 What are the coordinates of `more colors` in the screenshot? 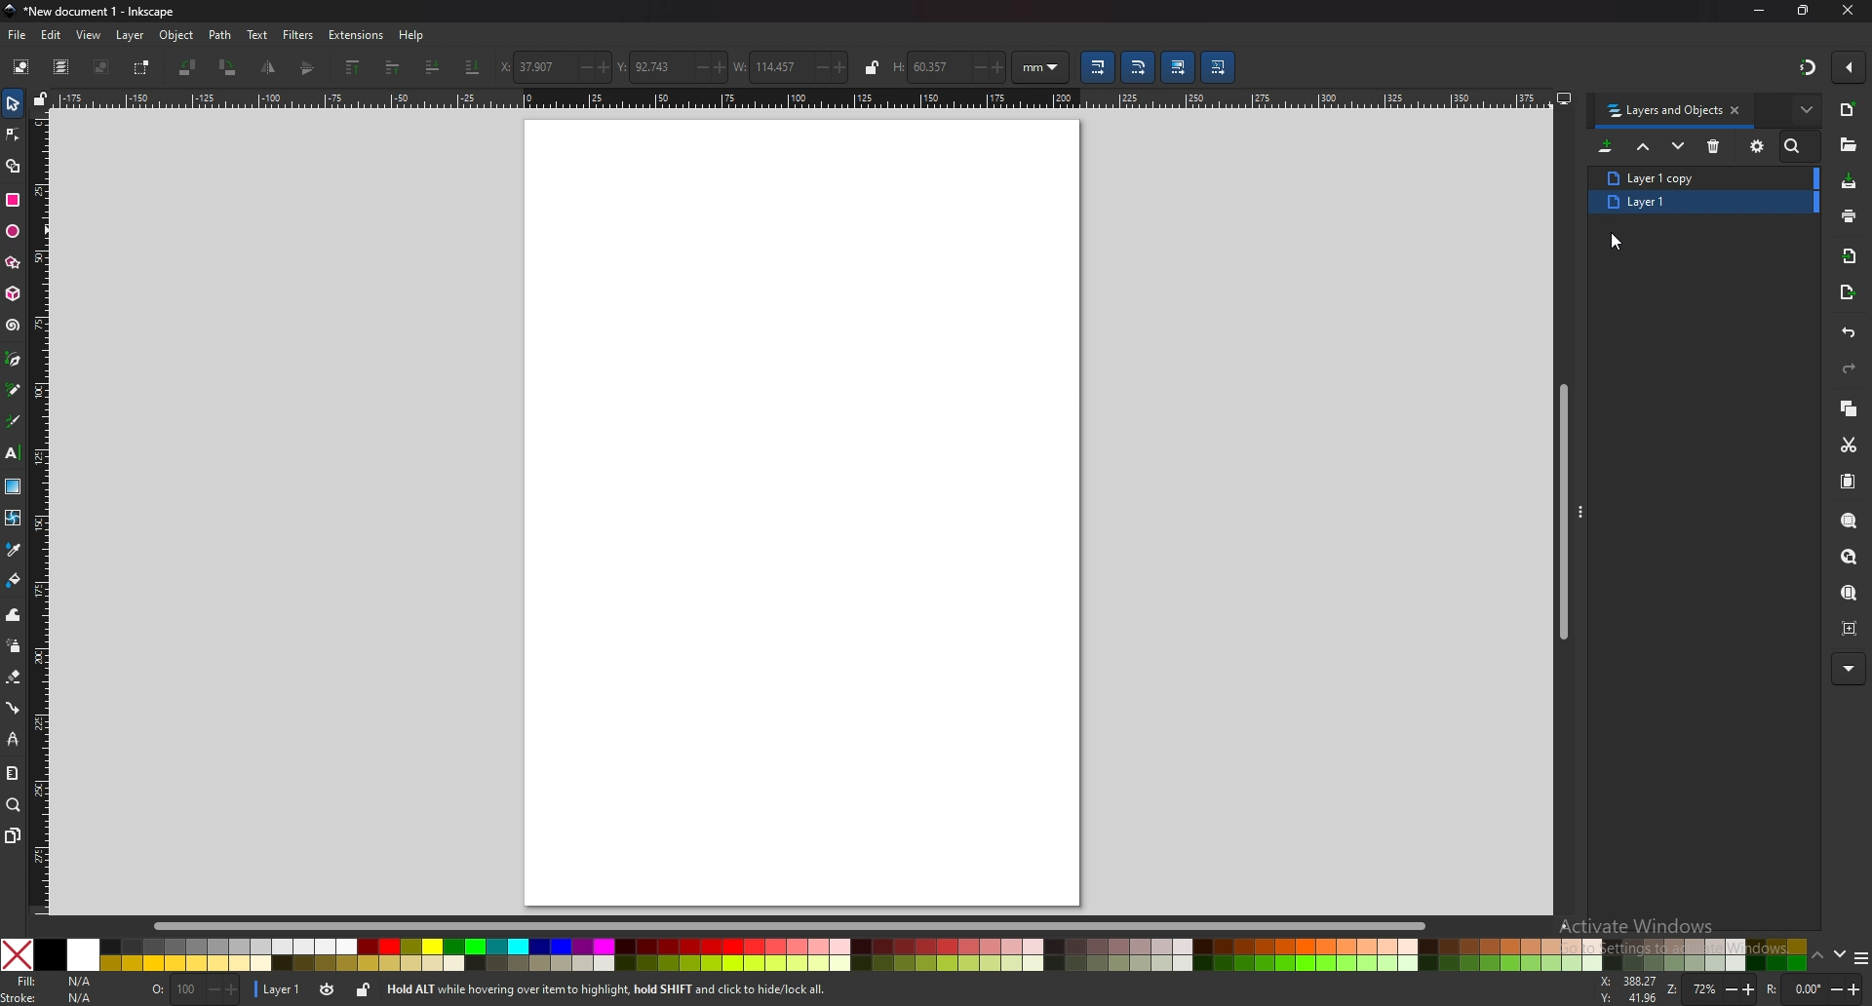 It's located at (1861, 958).